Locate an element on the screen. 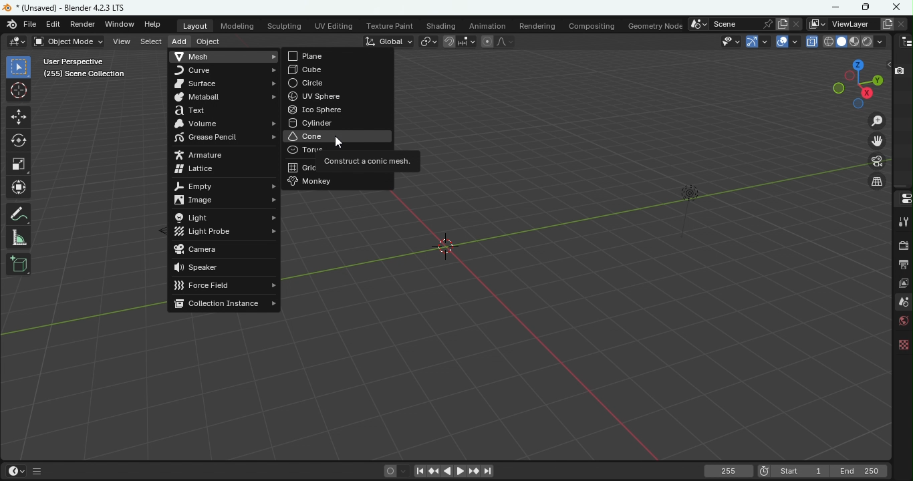  Sets the object interaction mode is located at coordinates (67, 41).